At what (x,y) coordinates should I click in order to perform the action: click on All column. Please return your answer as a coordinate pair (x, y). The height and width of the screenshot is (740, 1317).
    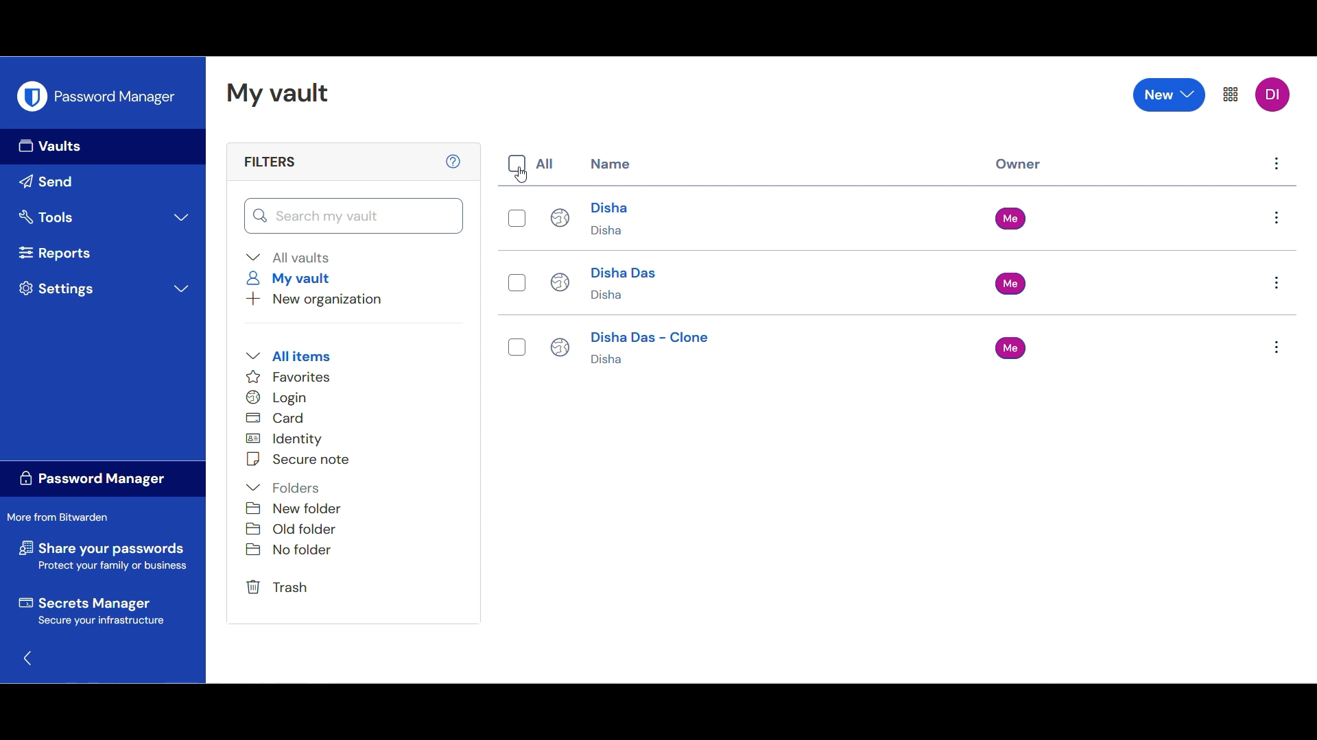
    Looking at the image, I should click on (545, 164).